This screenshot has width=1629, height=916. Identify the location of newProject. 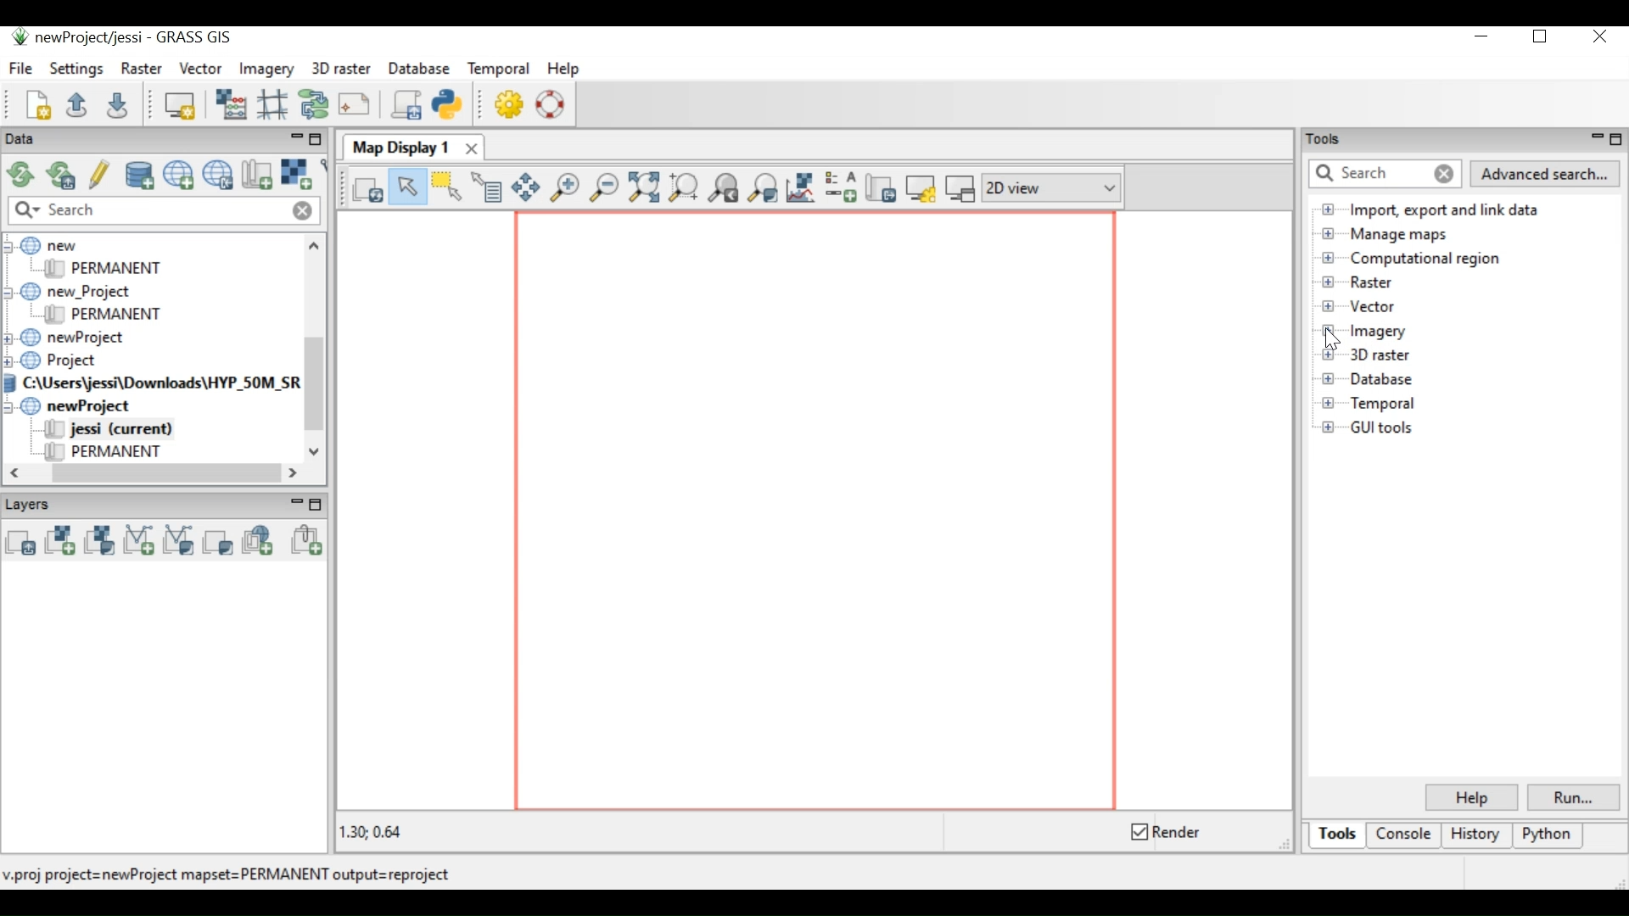
(90, 408).